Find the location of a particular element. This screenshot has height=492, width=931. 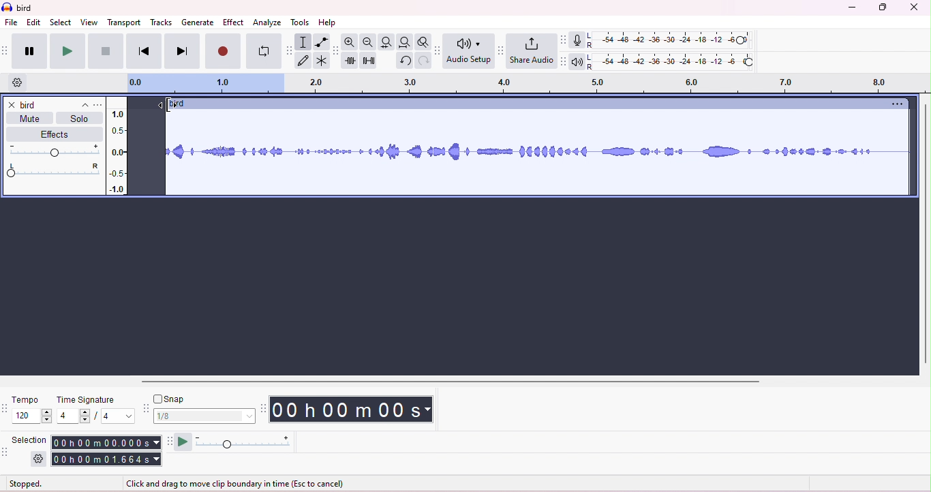

dragged is located at coordinates (149, 151).